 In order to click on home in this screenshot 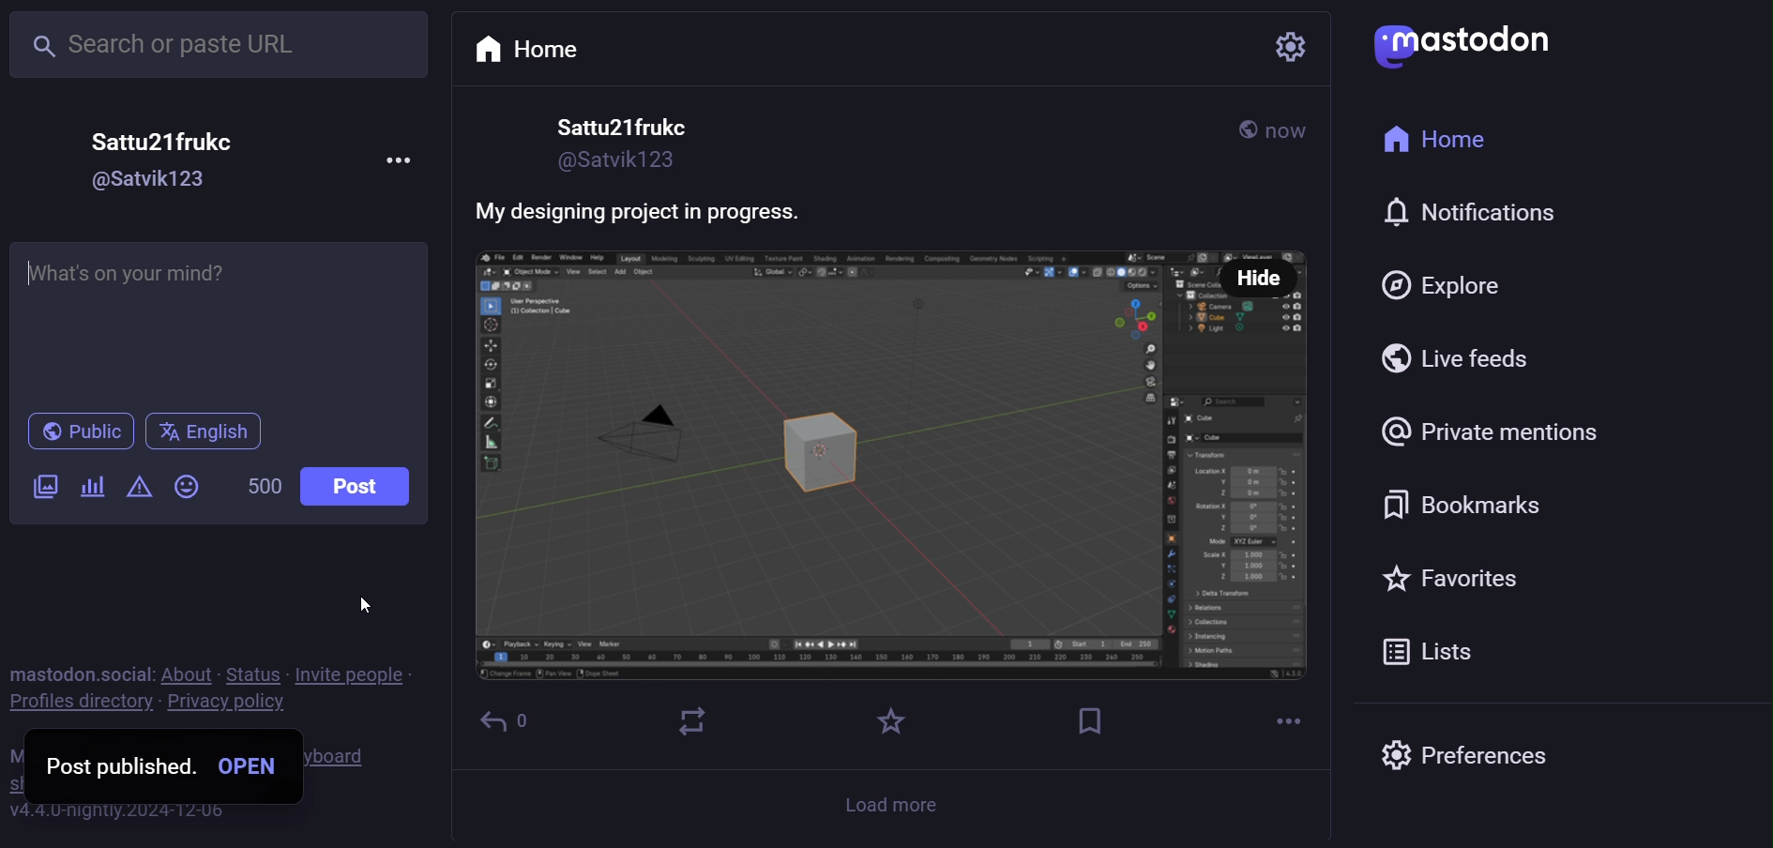, I will do `click(543, 49)`.